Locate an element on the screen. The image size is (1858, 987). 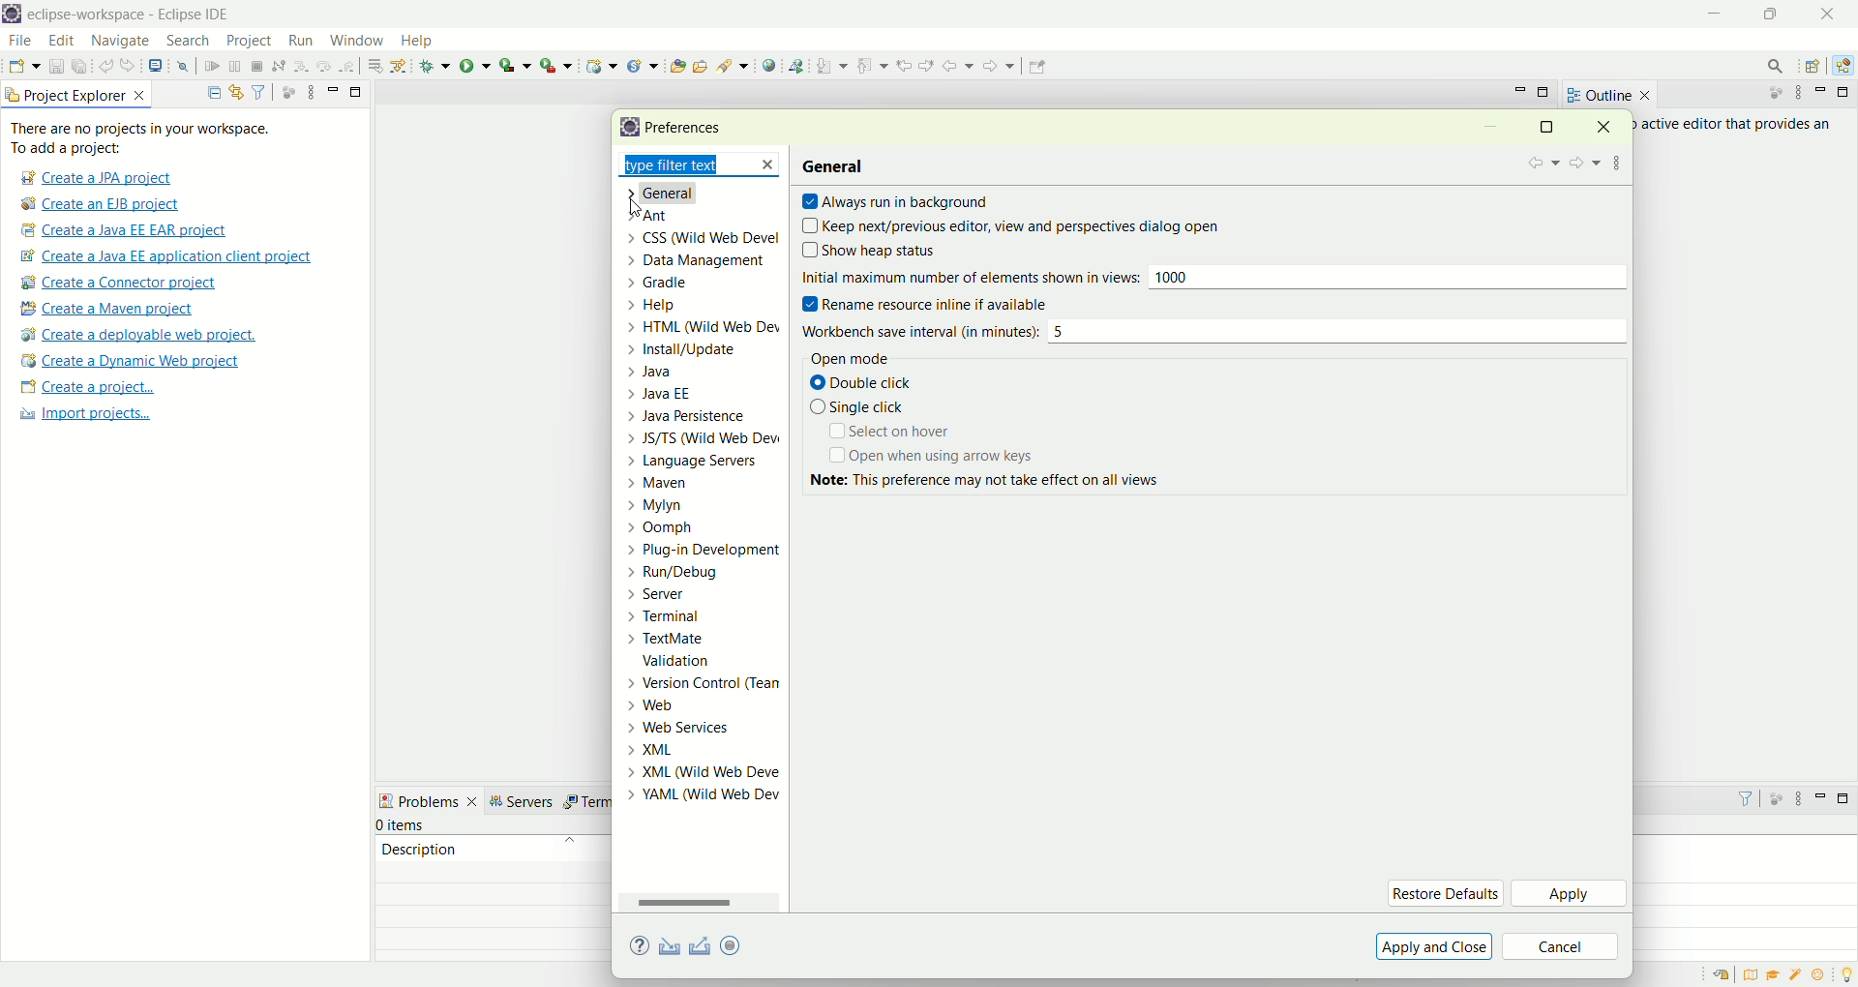
step return is located at coordinates (350, 64).